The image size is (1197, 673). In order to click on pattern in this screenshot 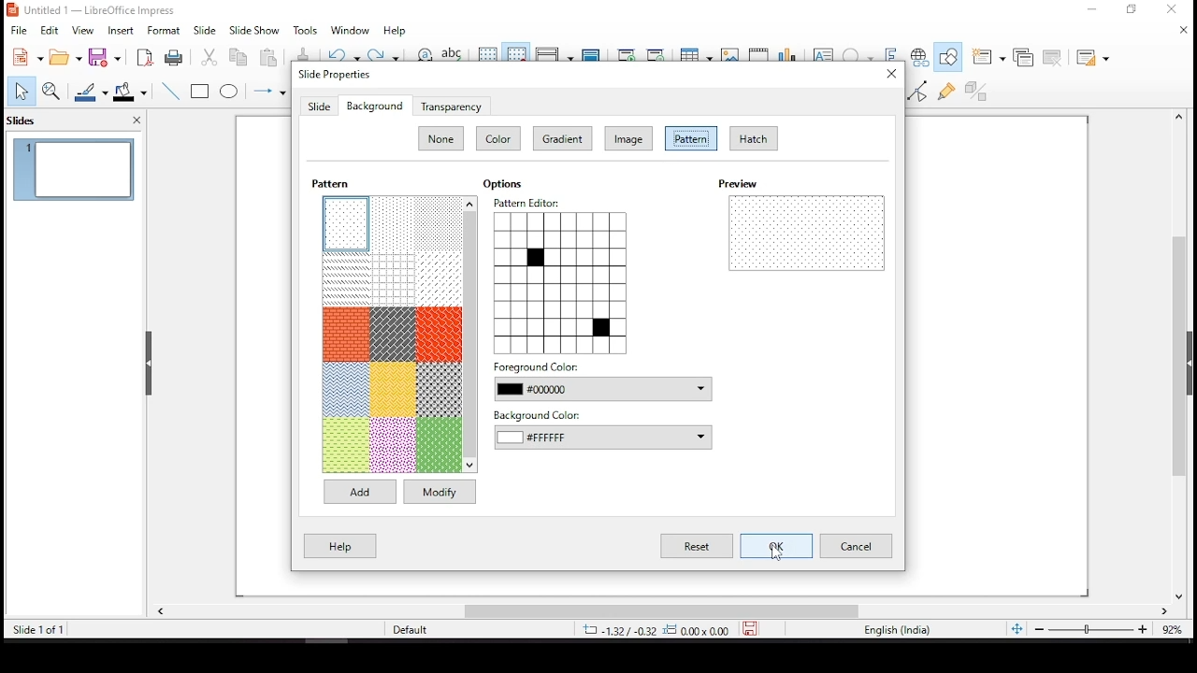, I will do `click(393, 223)`.